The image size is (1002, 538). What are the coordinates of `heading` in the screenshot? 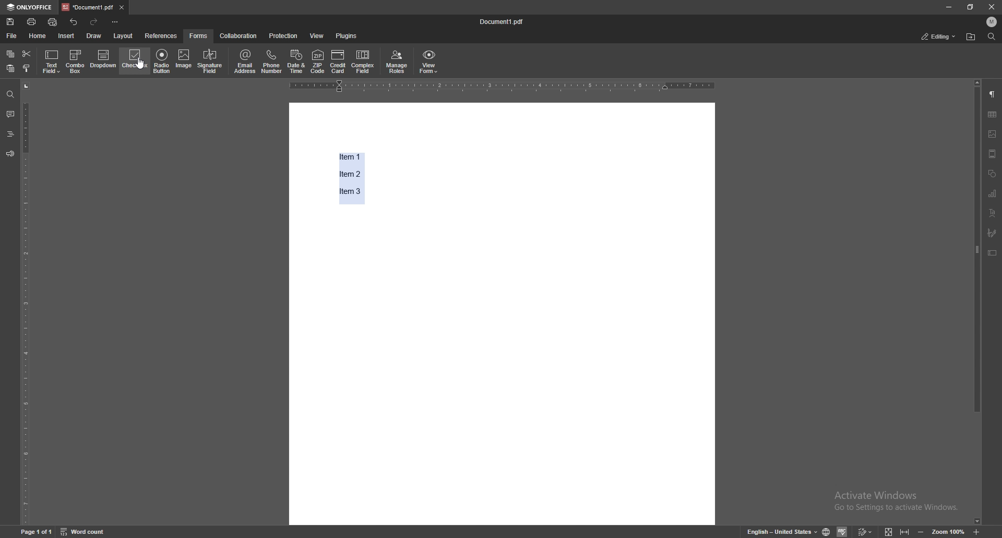 It's located at (10, 134).